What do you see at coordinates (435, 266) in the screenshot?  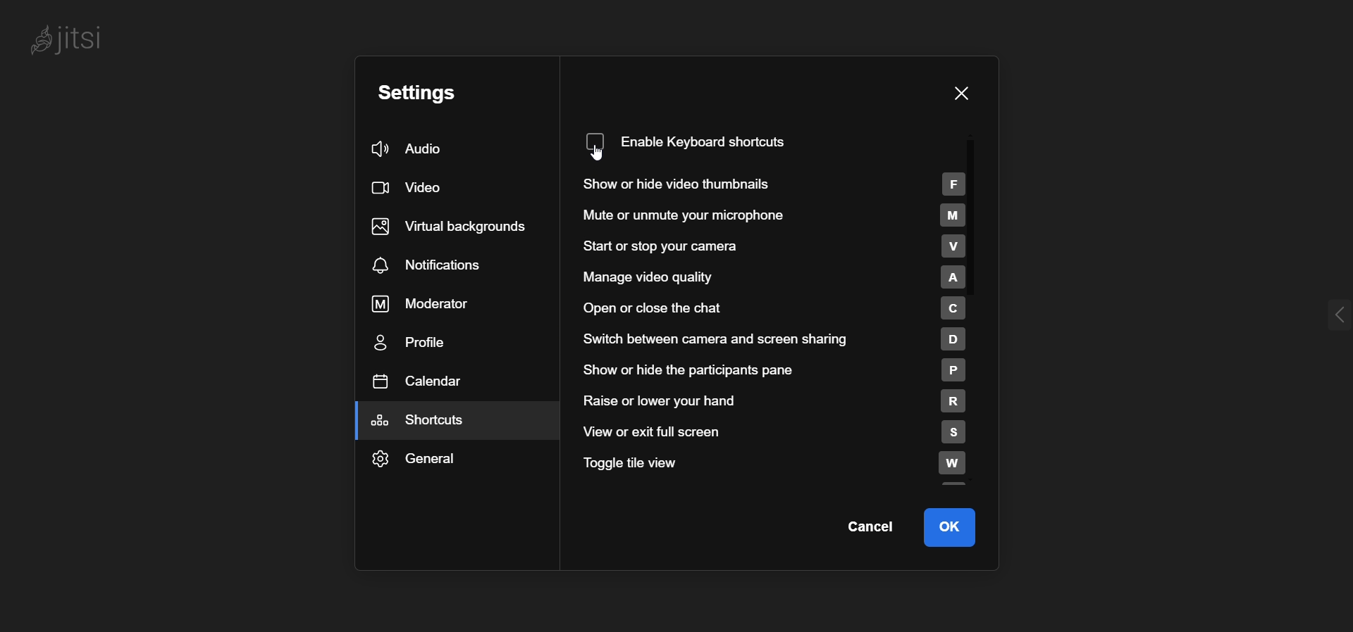 I see `notifications ` at bounding box center [435, 266].